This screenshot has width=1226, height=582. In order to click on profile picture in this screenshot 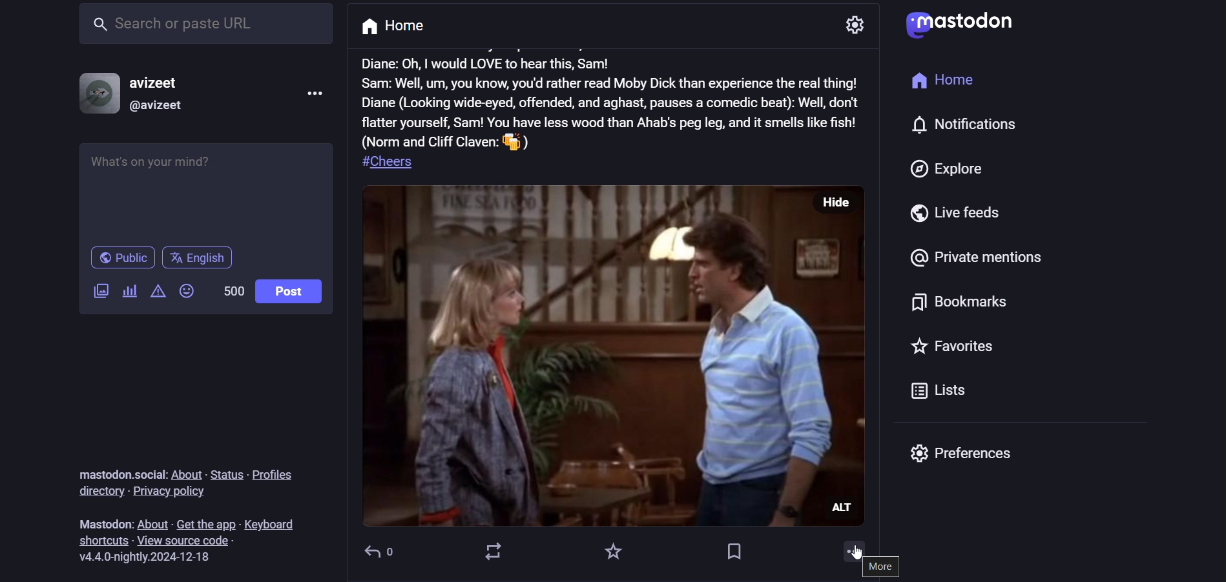, I will do `click(94, 94)`.